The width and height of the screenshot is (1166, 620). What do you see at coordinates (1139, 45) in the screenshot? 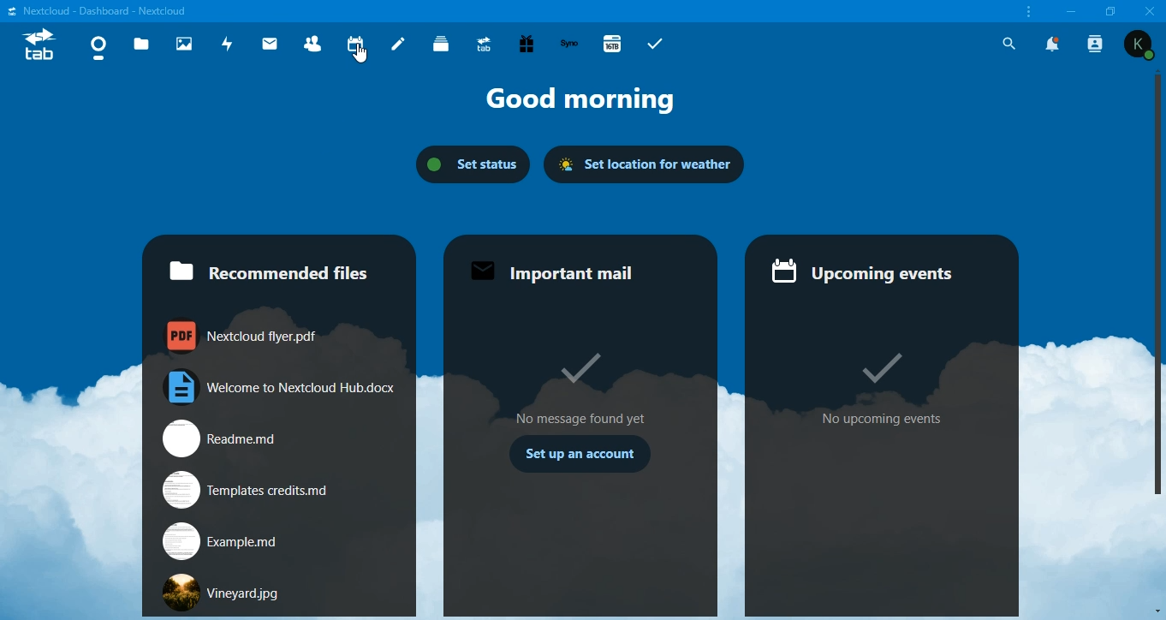
I see `` at bounding box center [1139, 45].